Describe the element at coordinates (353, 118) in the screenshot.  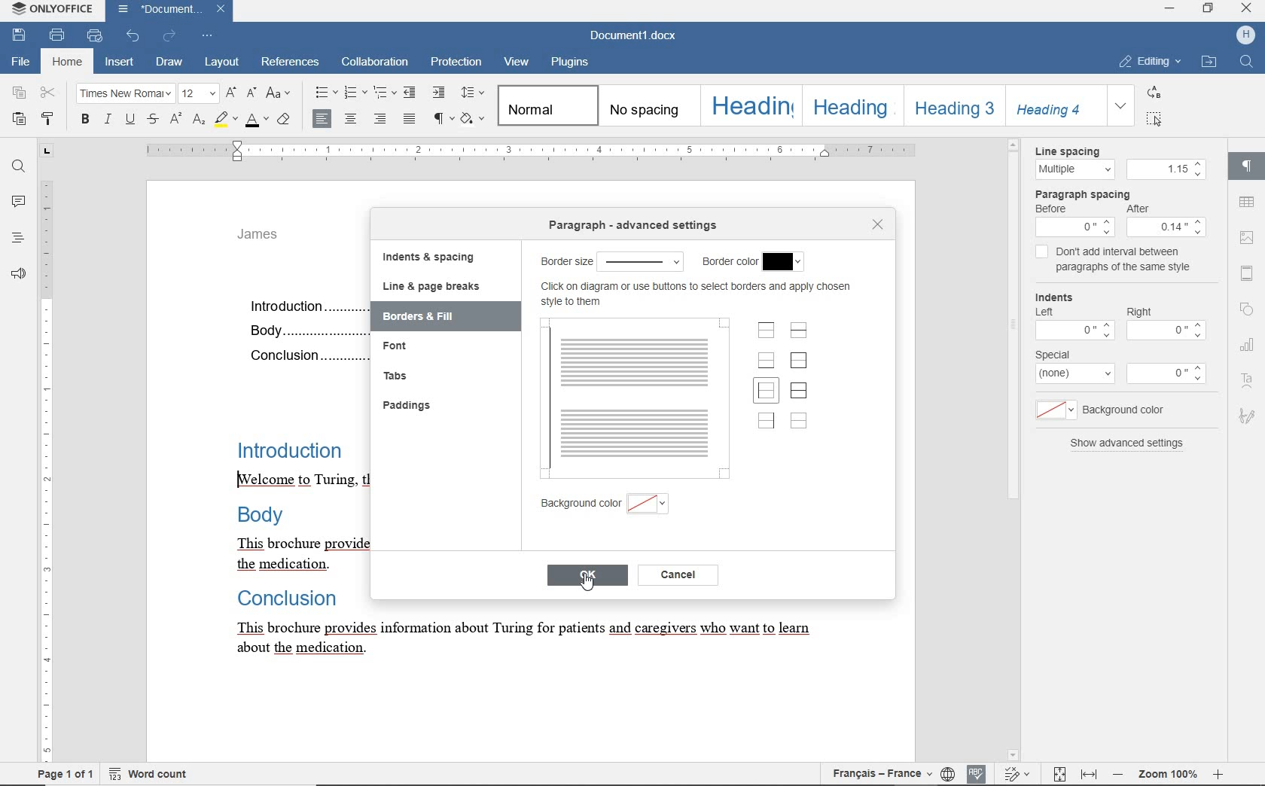
I see `align center` at that location.